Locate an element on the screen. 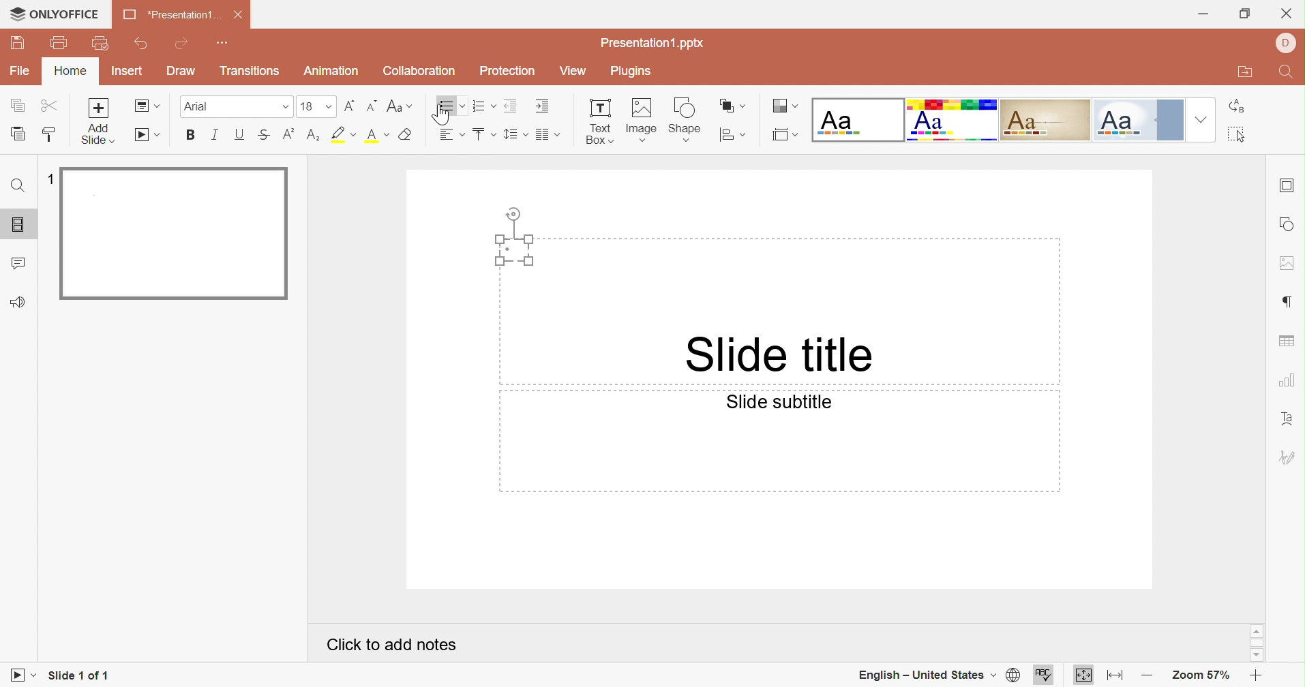 The width and height of the screenshot is (1305, 687). Copy is located at coordinates (18, 106).